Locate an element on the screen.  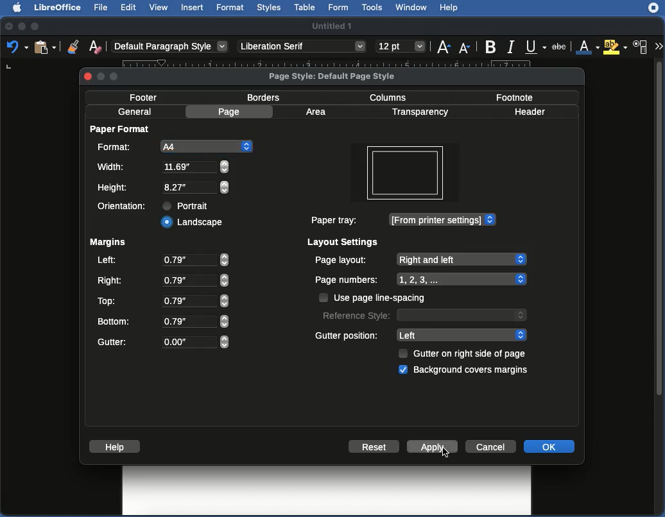
Close is located at coordinates (8, 25).